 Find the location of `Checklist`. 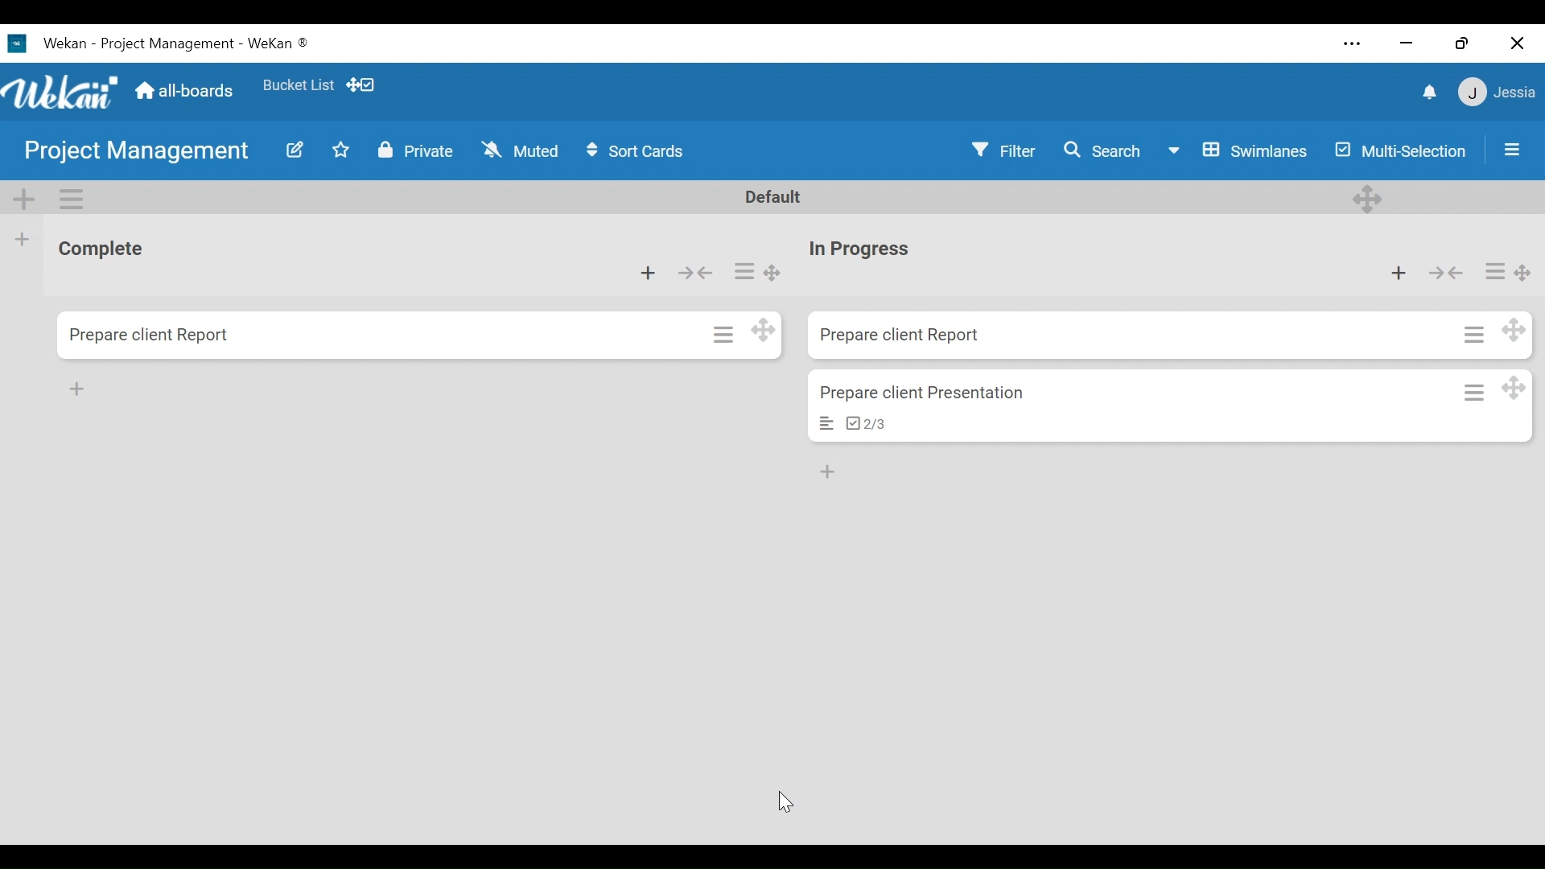

Checklist is located at coordinates (867, 422).